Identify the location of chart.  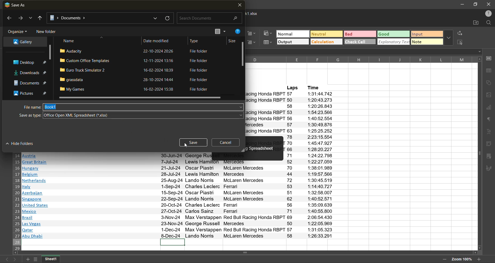
(490, 107).